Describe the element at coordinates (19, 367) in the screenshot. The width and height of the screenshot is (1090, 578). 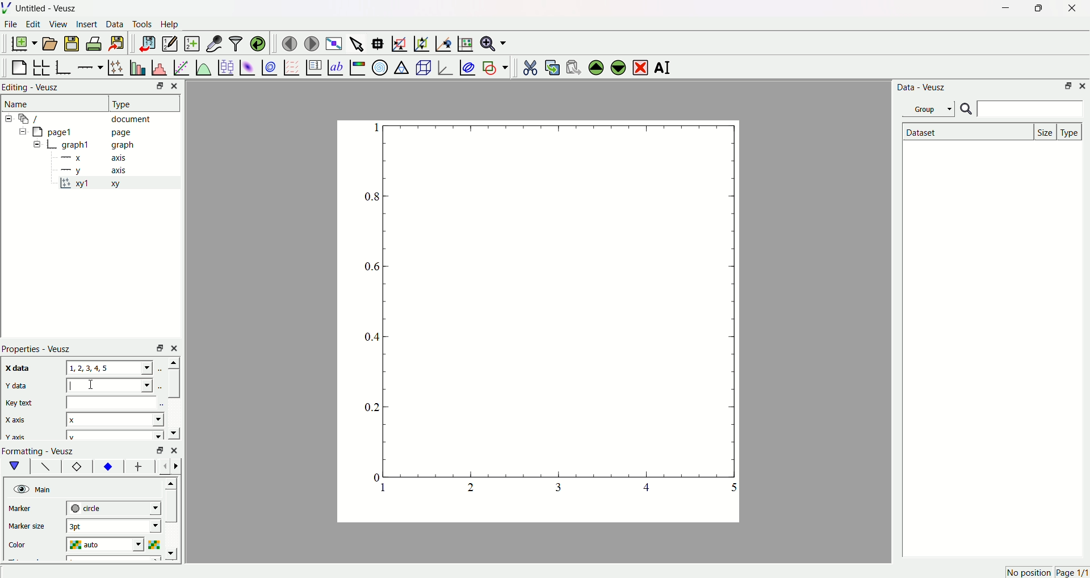
I see `x data` at that location.